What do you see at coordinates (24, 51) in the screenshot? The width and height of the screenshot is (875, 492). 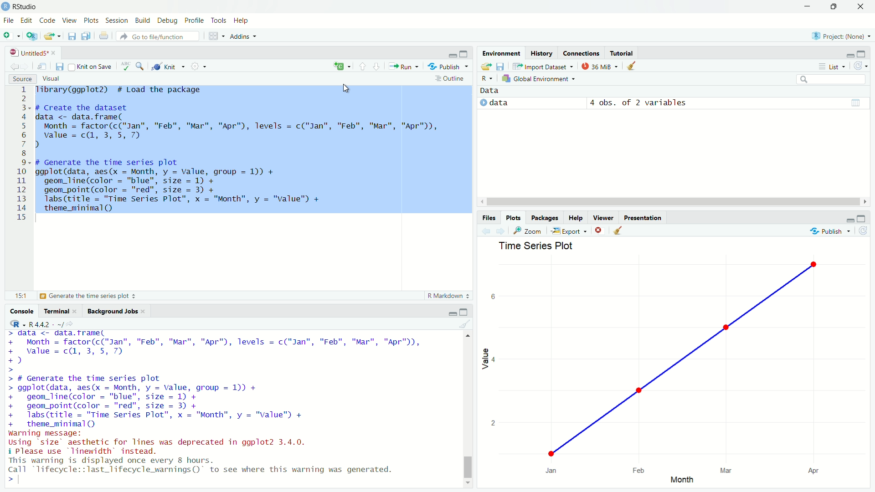 I see `untitled5` at bounding box center [24, 51].